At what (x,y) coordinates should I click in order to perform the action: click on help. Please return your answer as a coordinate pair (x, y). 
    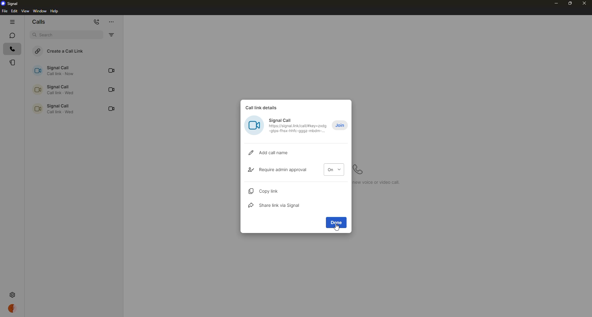
    Looking at the image, I should click on (55, 11).